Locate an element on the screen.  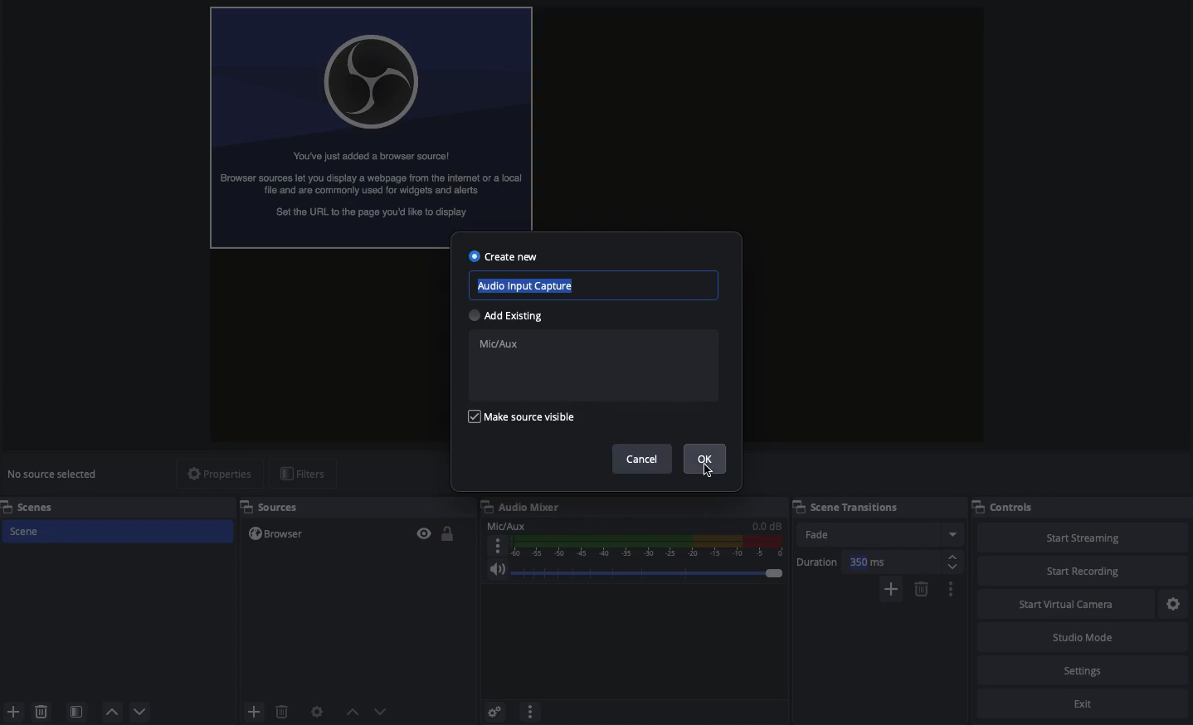
Scene transition is located at coordinates (874, 507).